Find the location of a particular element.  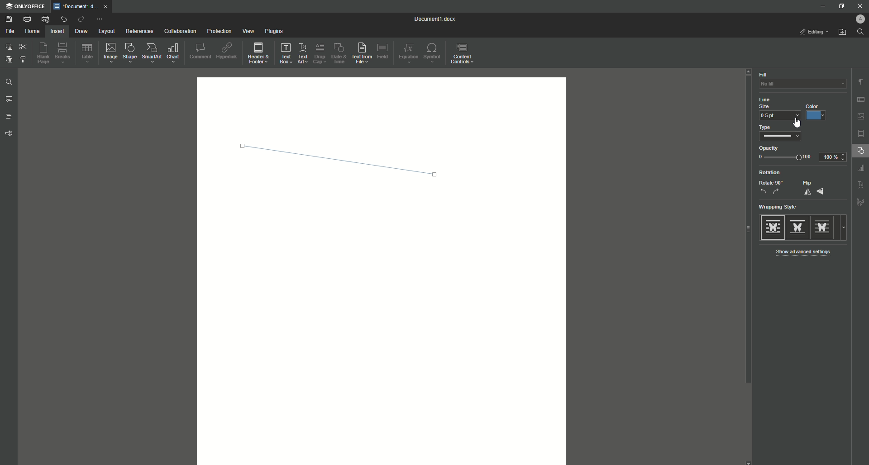

Rotate 90% is located at coordinates (770, 188).